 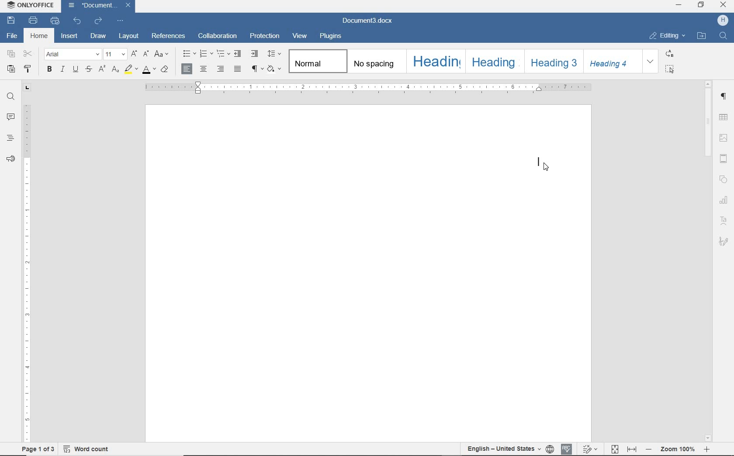 I want to click on COMMENTS, so click(x=10, y=116).